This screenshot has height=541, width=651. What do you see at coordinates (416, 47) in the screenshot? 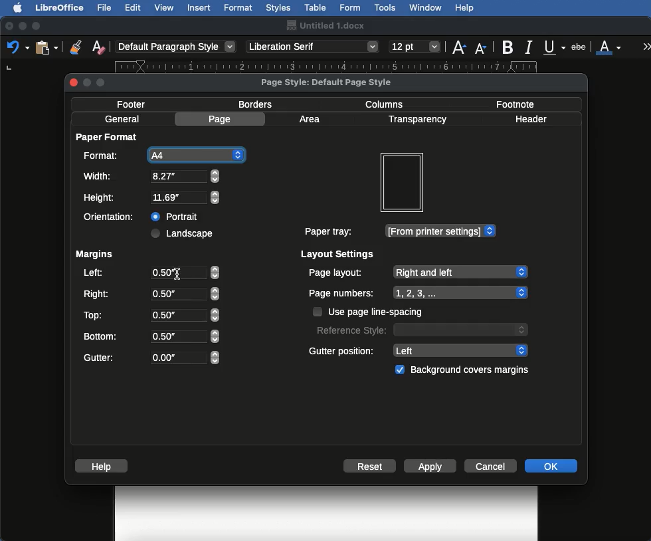
I see `Size` at bounding box center [416, 47].